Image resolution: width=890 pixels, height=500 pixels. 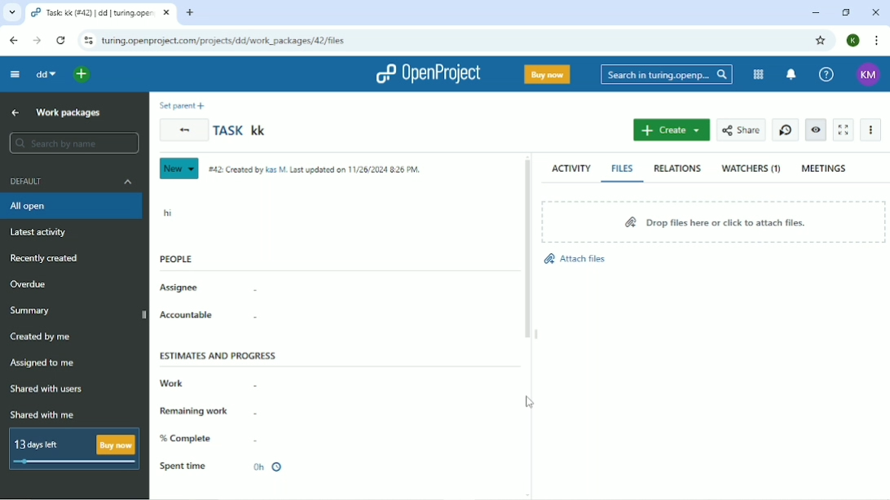 I want to click on Customize and control google chrome, so click(x=875, y=41).